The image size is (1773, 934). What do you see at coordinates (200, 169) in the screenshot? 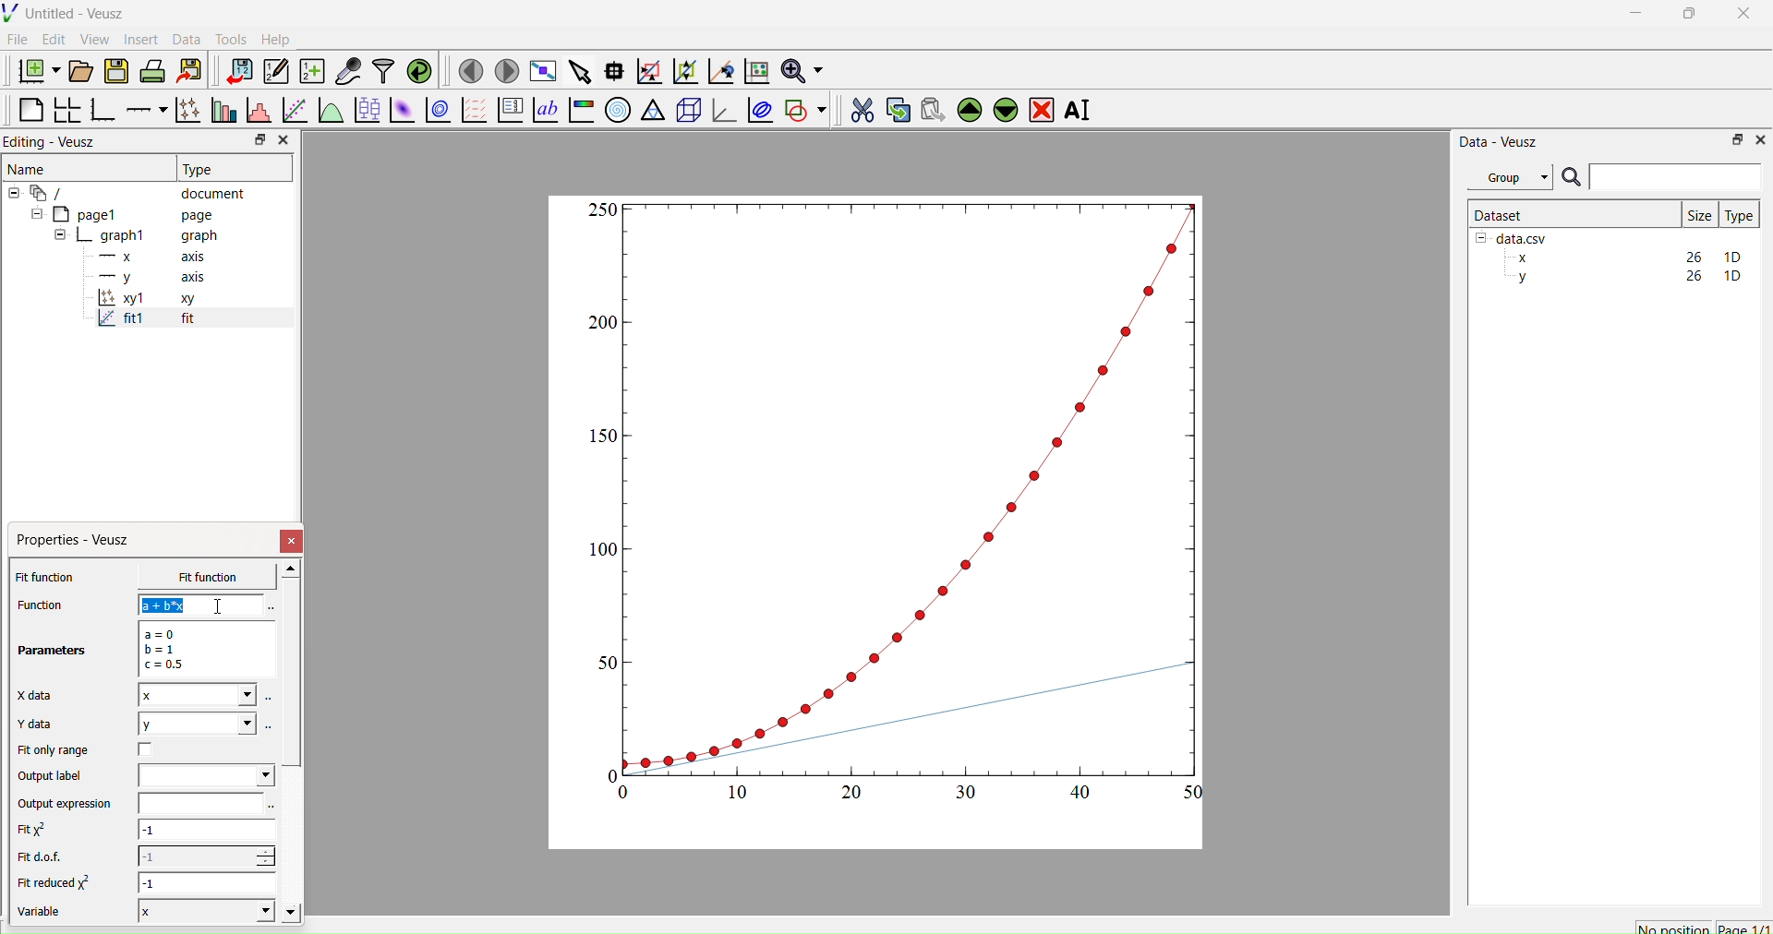
I see `Type` at bounding box center [200, 169].